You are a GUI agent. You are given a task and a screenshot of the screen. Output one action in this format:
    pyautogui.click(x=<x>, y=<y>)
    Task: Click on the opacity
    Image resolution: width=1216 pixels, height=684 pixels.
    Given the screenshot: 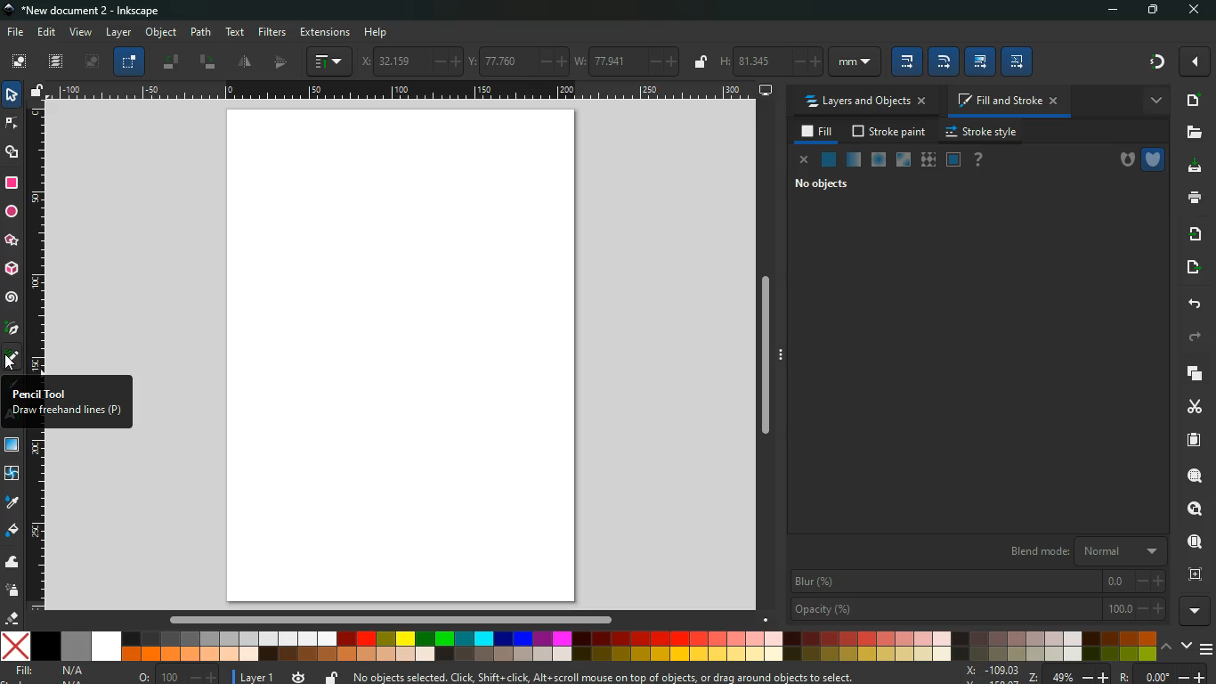 What is the action you would take?
    pyautogui.click(x=853, y=159)
    